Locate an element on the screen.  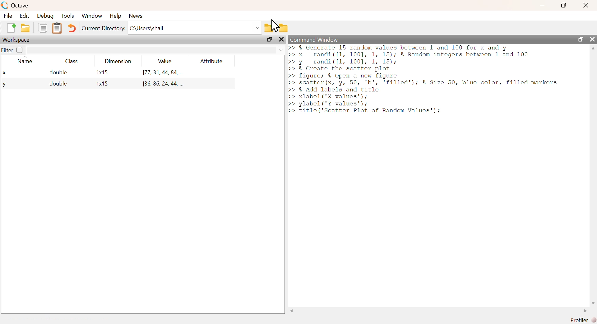
close is located at coordinates (592, 39).